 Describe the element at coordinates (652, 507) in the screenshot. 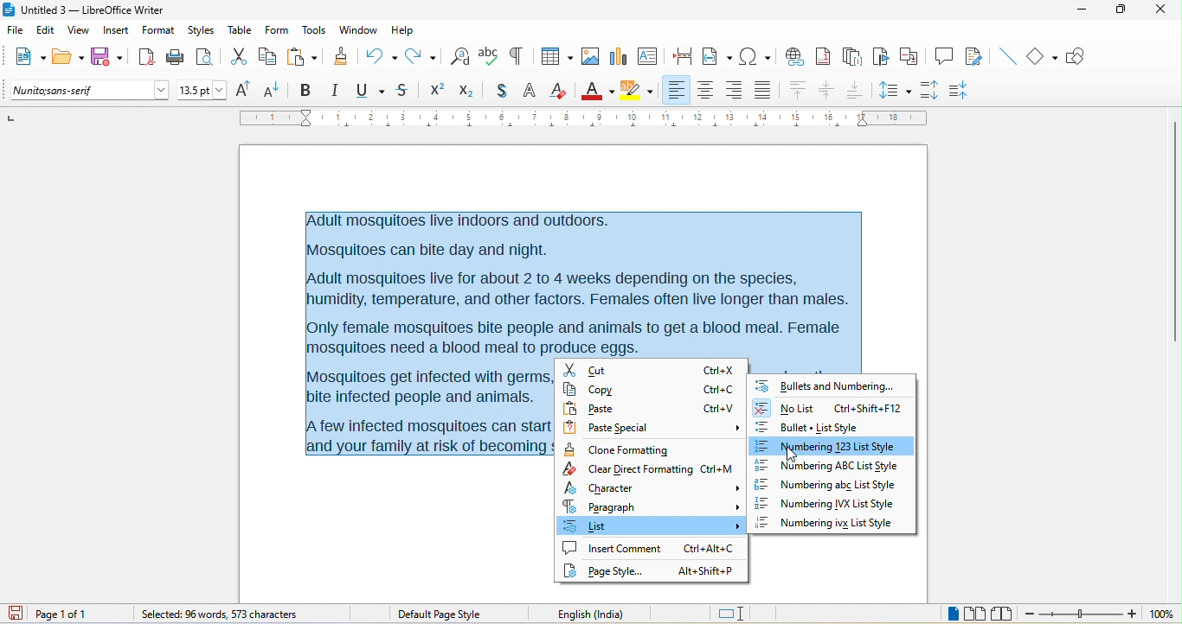

I see `paragraph` at that location.